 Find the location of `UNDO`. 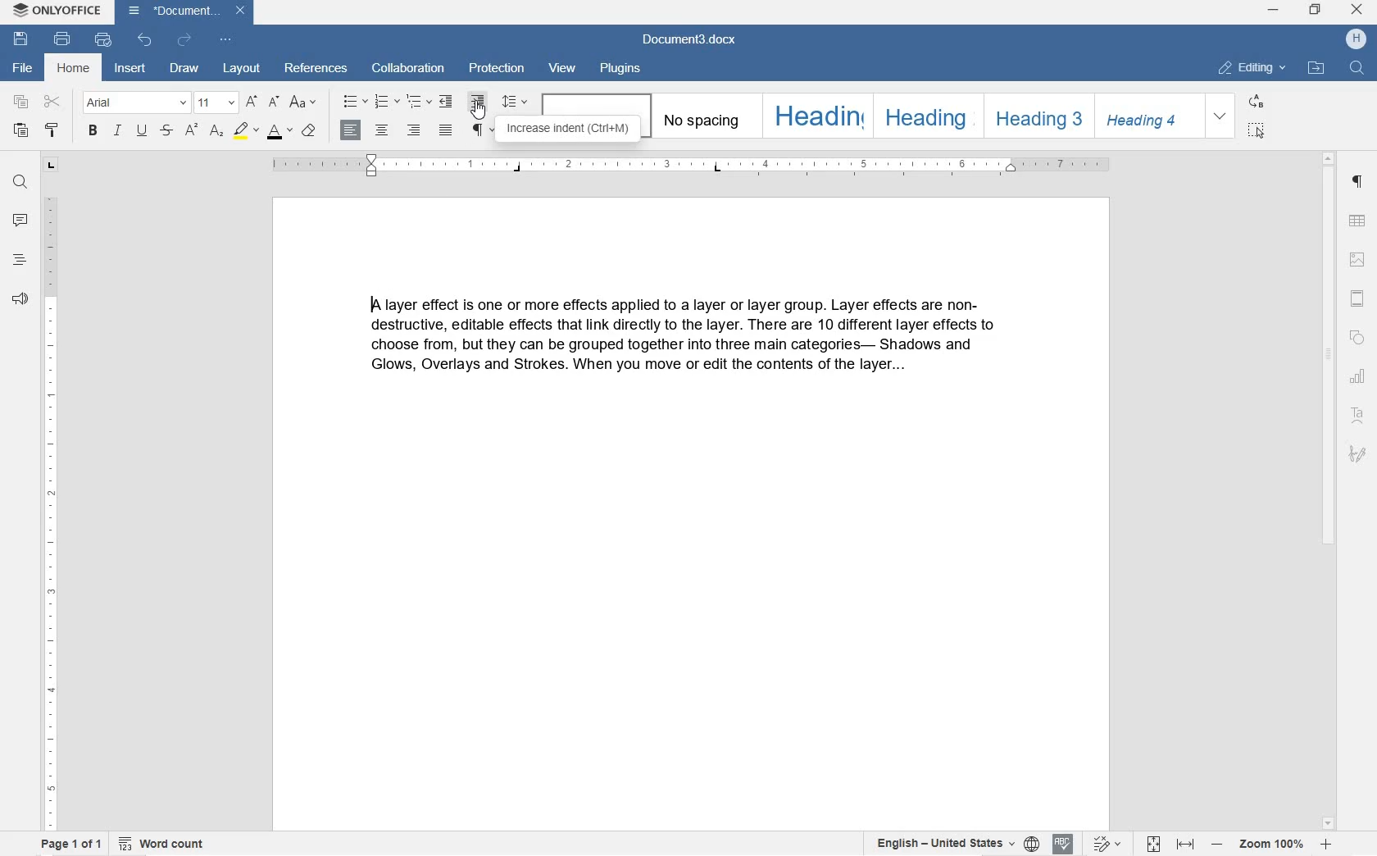

UNDO is located at coordinates (148, 42).